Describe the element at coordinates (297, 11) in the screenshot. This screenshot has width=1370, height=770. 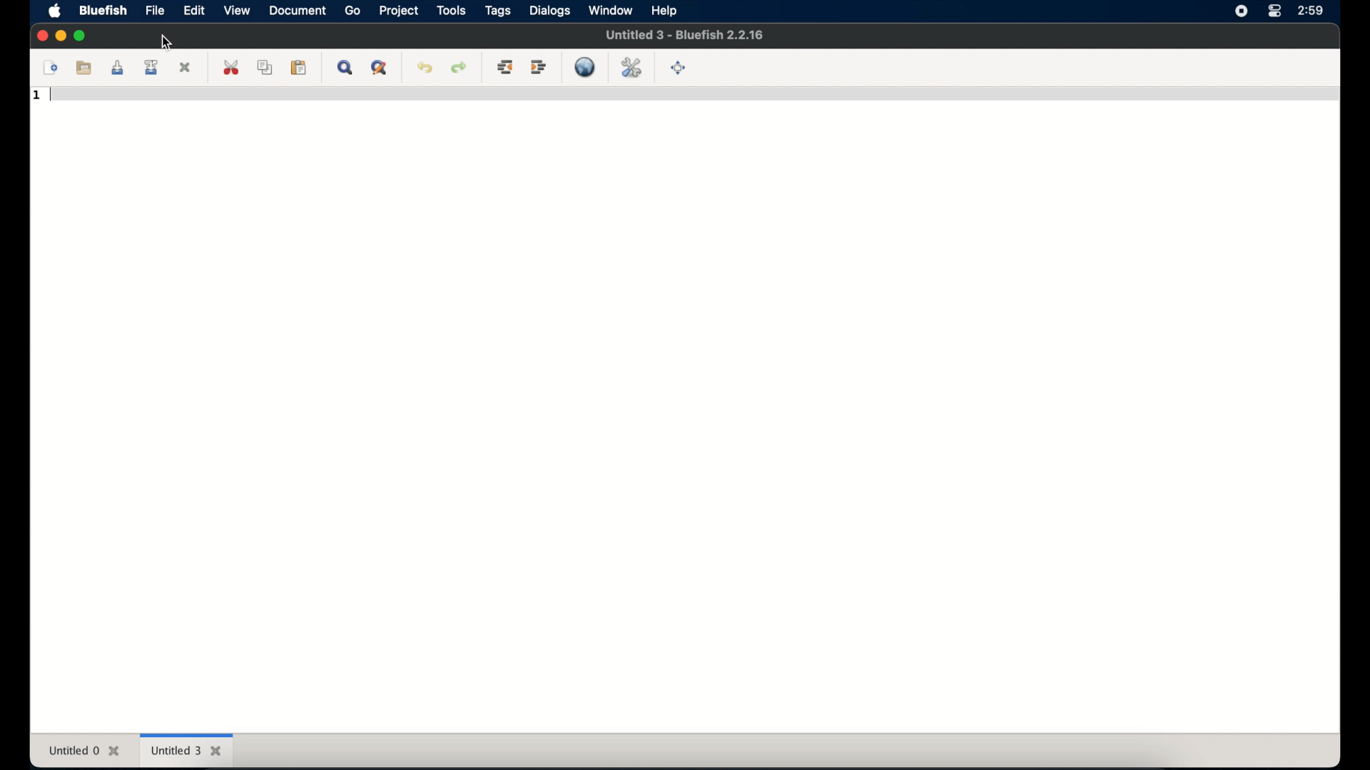
I see `document` at that location.